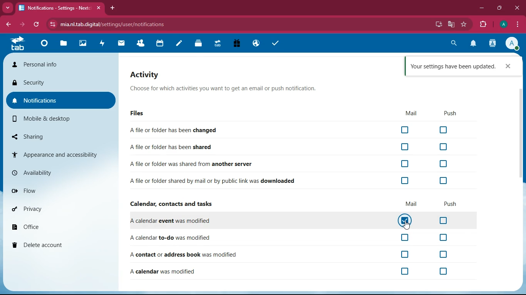 This screenshot has width=526, height=295. Describe the element at coordinates (289, 272) in the screenshot. I see `A calendar was modified` at that location.